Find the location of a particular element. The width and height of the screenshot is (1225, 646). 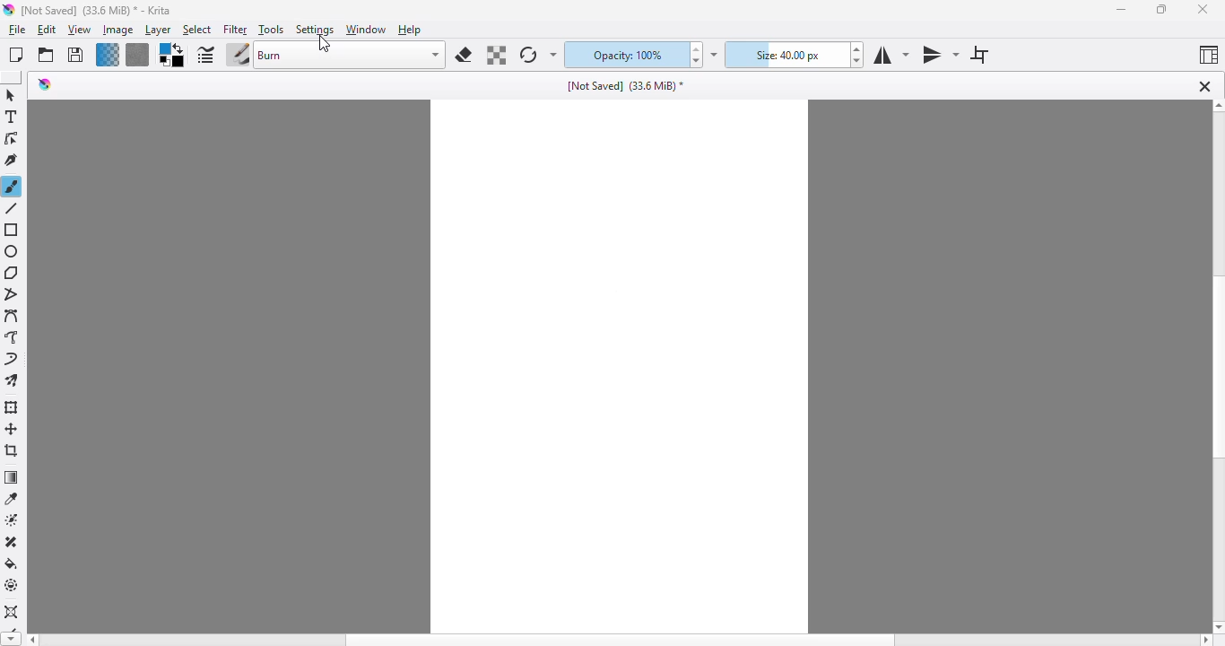

horizontal mirror tool is located at coordinates (890, 55).